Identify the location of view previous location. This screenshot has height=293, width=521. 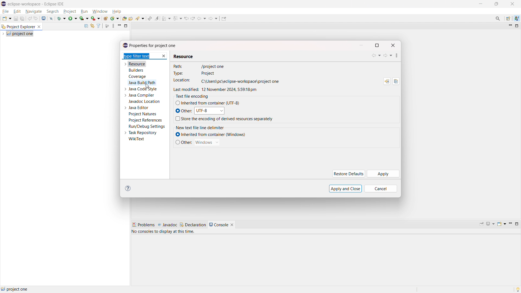
(186, 18).